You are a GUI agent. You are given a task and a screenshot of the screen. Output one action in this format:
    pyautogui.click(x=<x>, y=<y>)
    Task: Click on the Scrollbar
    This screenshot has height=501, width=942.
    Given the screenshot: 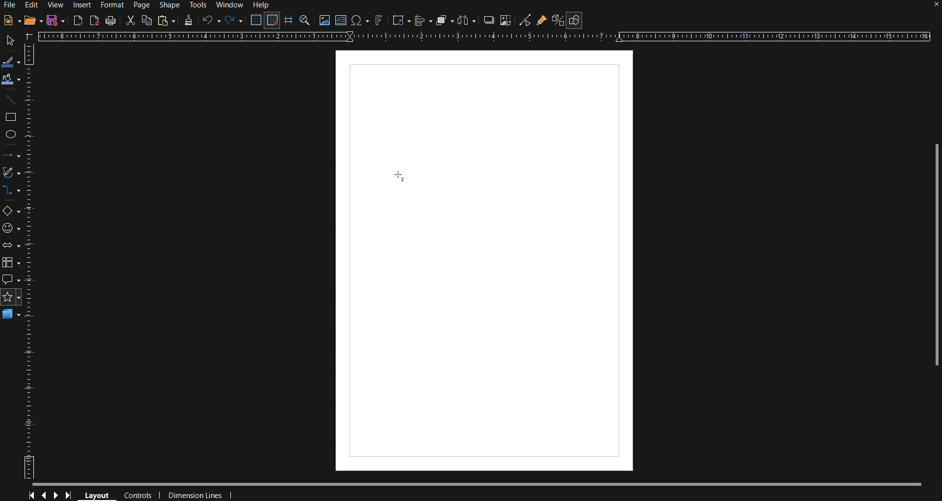 What is the action you would take?
    pyautogui.click(x=931, y=249)
    